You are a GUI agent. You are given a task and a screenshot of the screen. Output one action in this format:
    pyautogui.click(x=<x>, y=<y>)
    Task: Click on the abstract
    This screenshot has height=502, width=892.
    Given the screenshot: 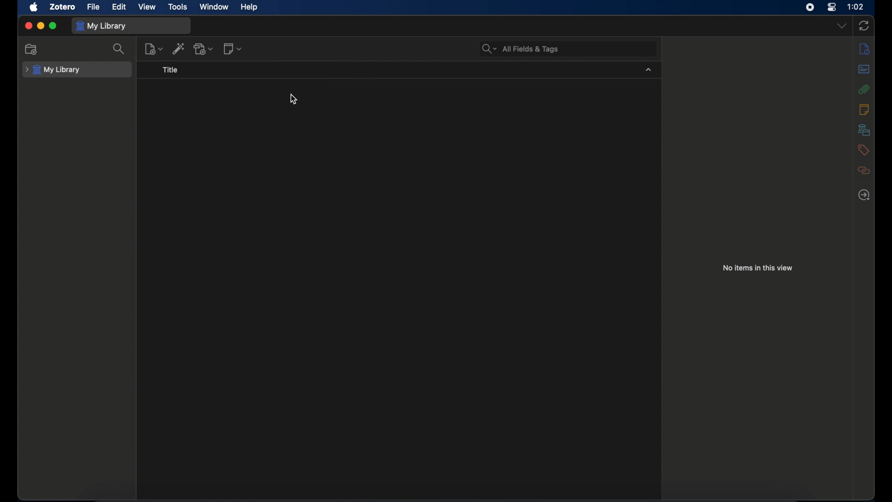 What is the action you would take?
    pyautogui.click(x=865, y=69)
    